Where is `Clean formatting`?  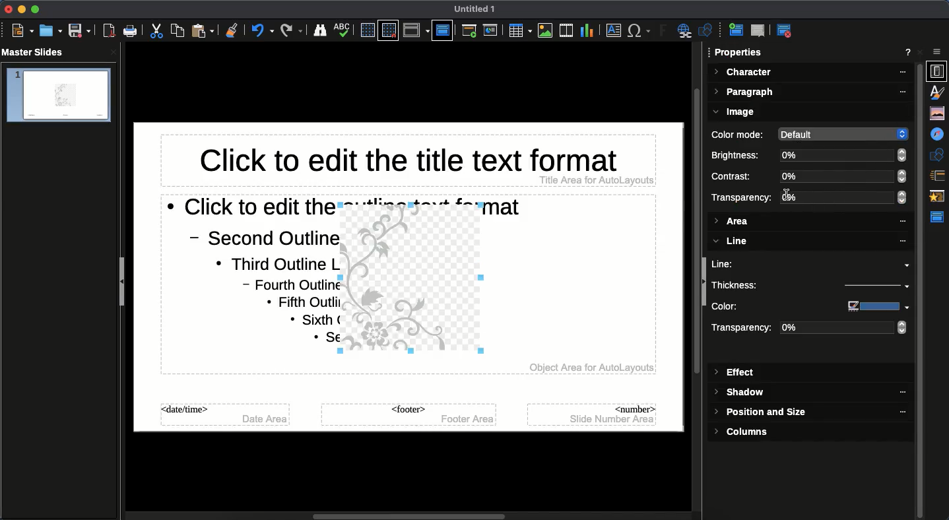 Clean formatting is located at coordinates (232, 30).